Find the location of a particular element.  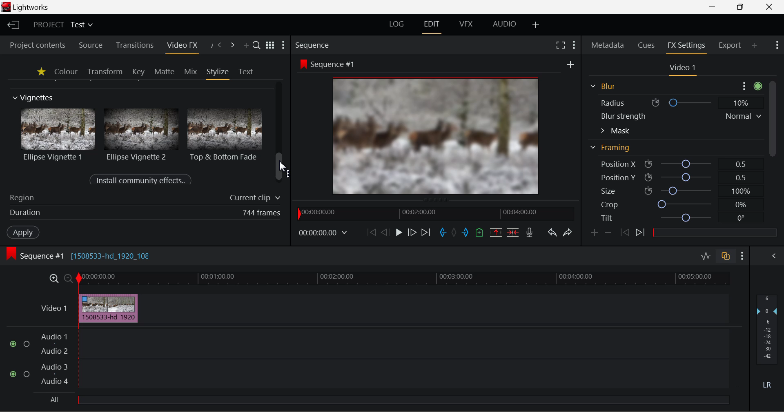

Install community effects is located at coordinates (143, 181).